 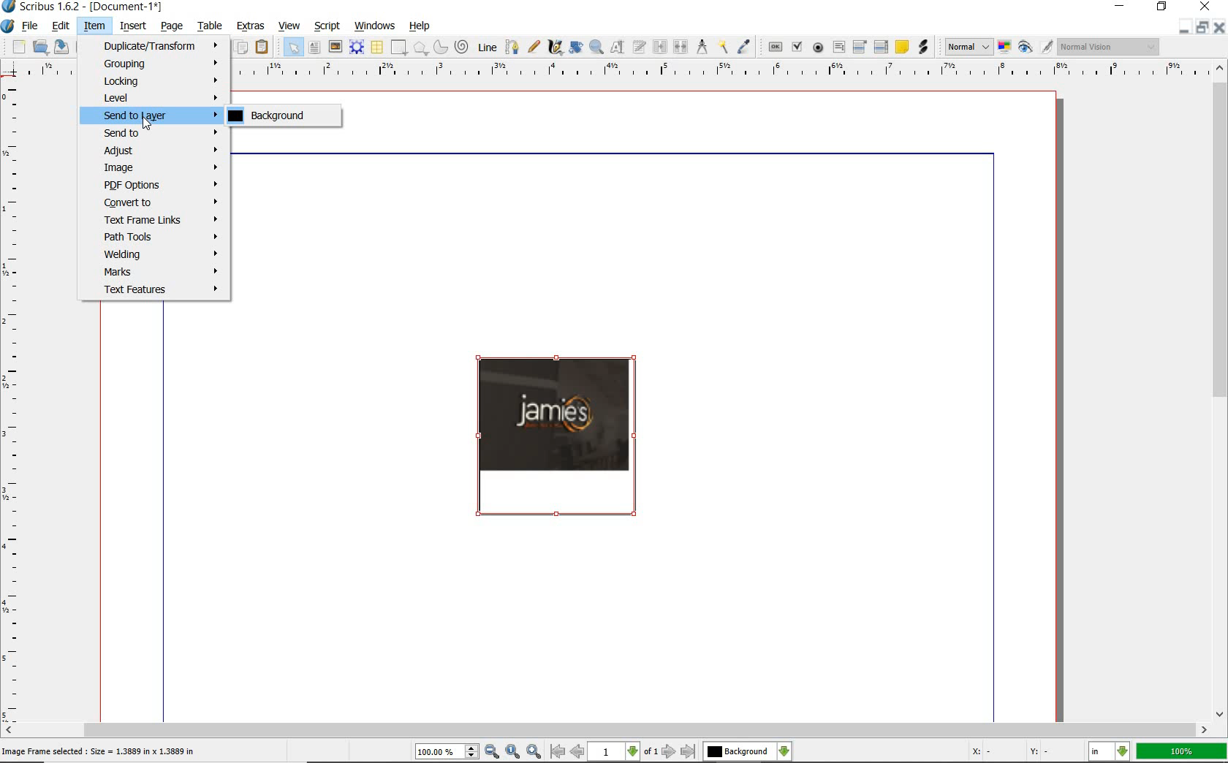 I want to click on Grouping, so click(x=154, y=64).